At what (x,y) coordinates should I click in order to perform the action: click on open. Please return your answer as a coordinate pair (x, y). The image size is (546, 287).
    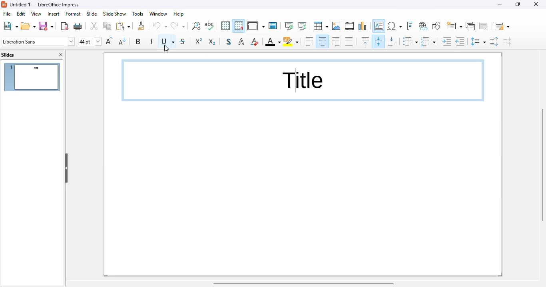
    Looking at the image, I should click on (28, 26).